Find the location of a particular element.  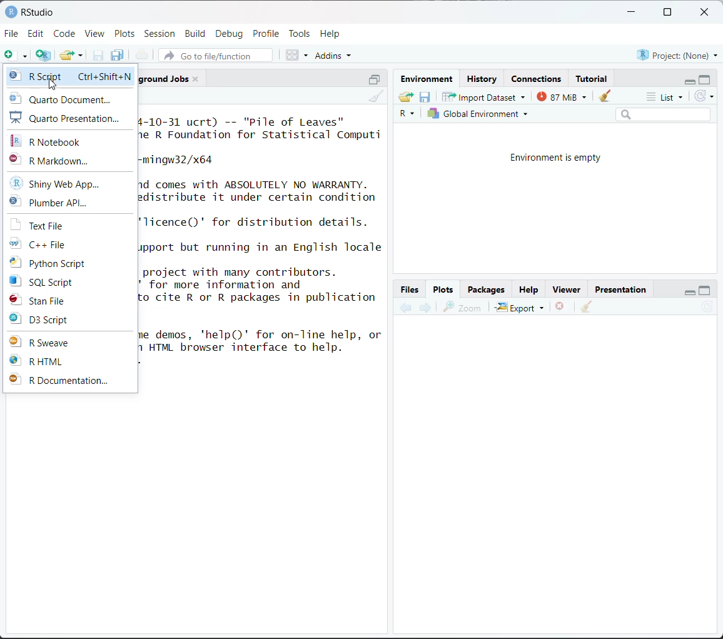

RStudio is located at coordinates (29, 11).